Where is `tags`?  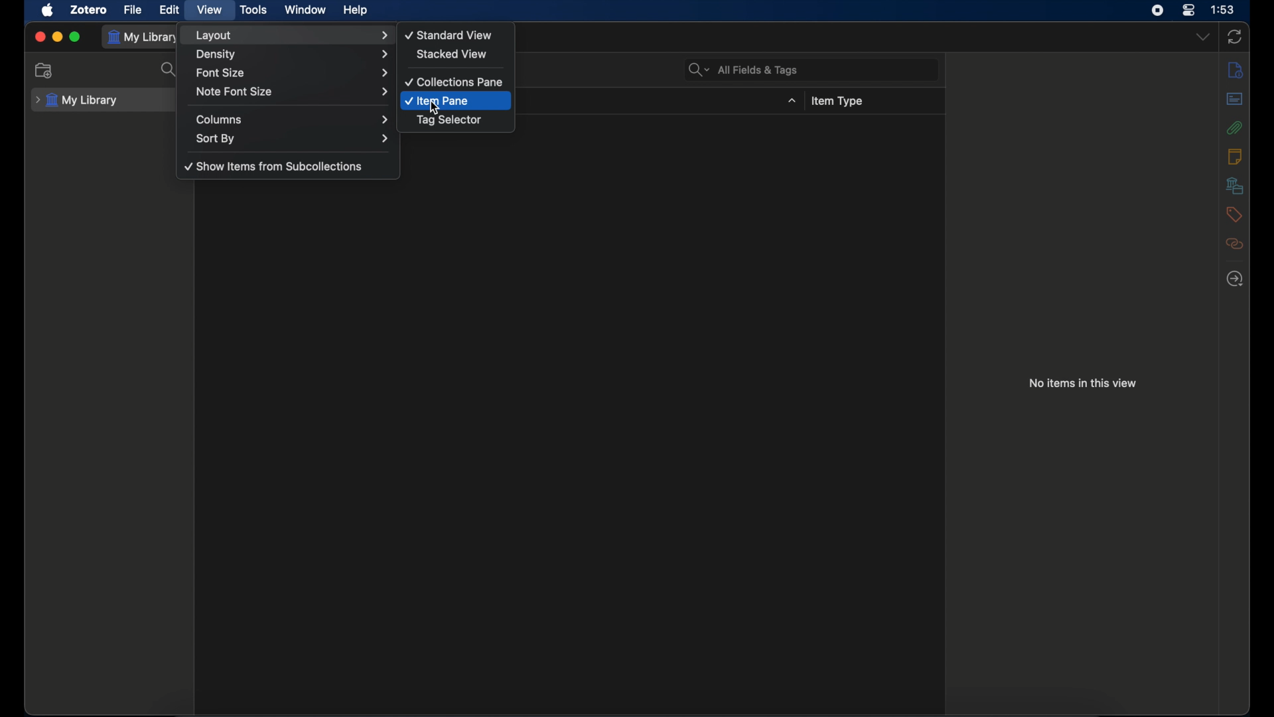 tags is located at coordinates (1234, 214).